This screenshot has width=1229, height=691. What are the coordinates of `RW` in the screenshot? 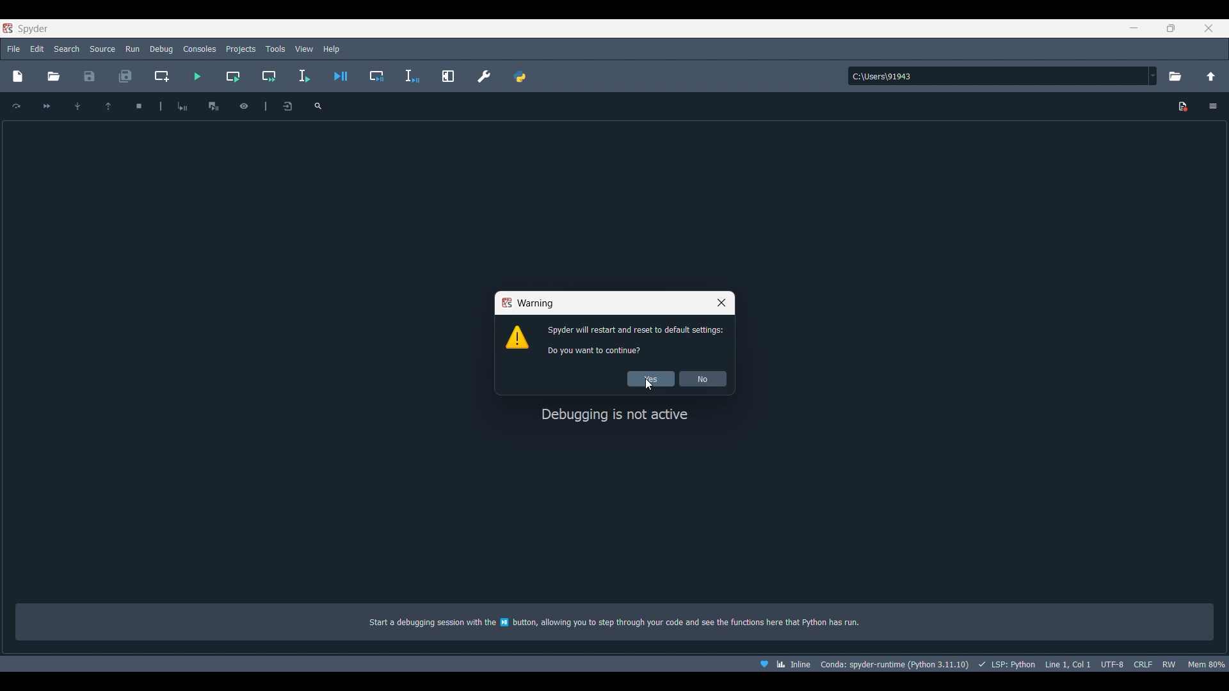 It's located at (1169, 664).